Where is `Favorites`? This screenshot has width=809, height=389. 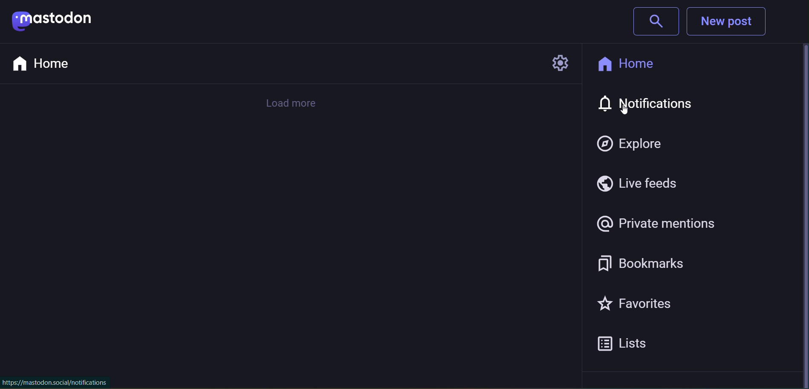
Favorites is located at coordinates (643, 305).